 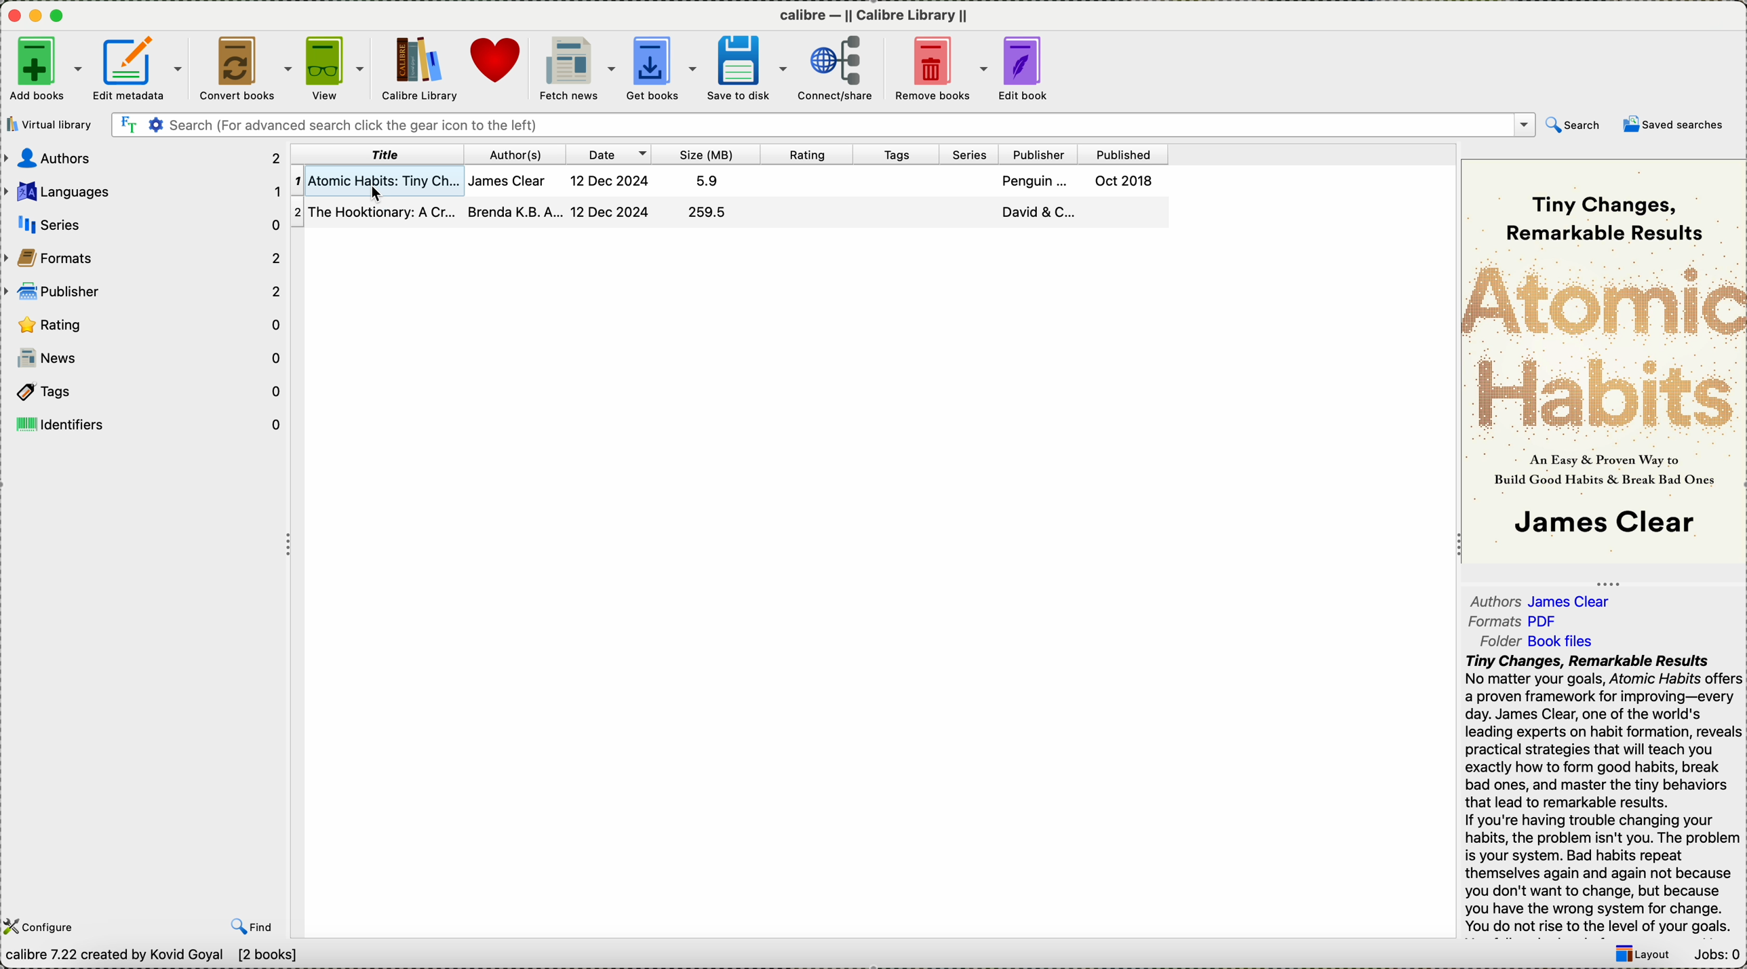 I want to click on folder book files, so click(x=1541, y=639).